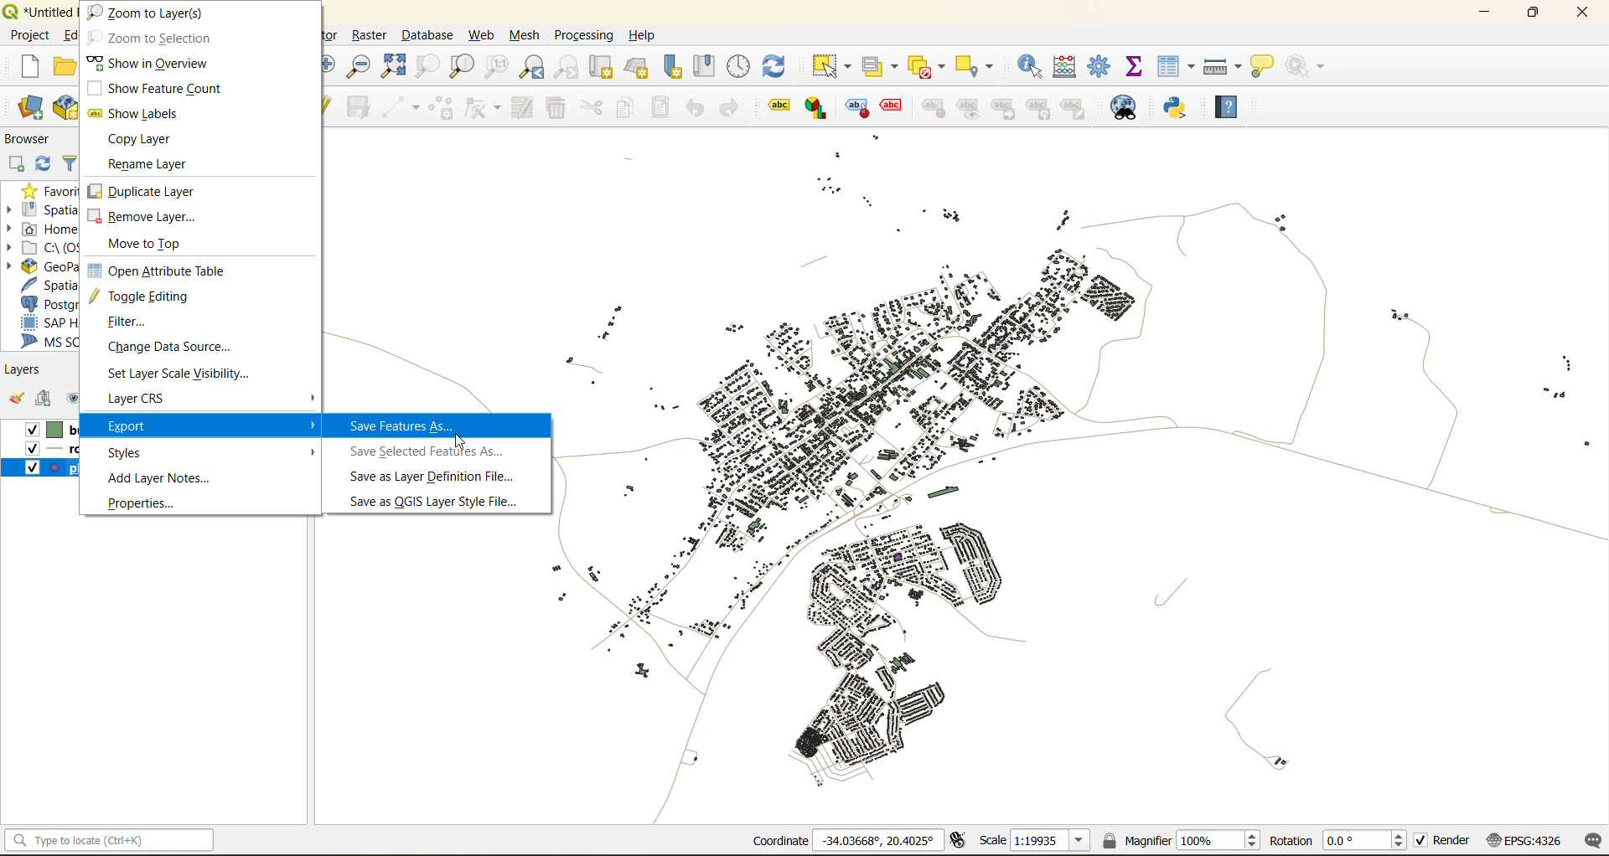 The image size is (1609, 856). I want to click on minimize, so click(1487, 15).